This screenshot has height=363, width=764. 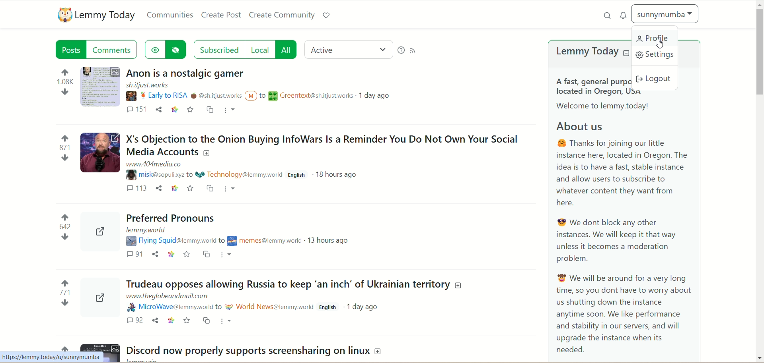 What do you see at coordinates (192, 189) in the screenshot?
I see `Favorite` at bounding box center [192, 189].